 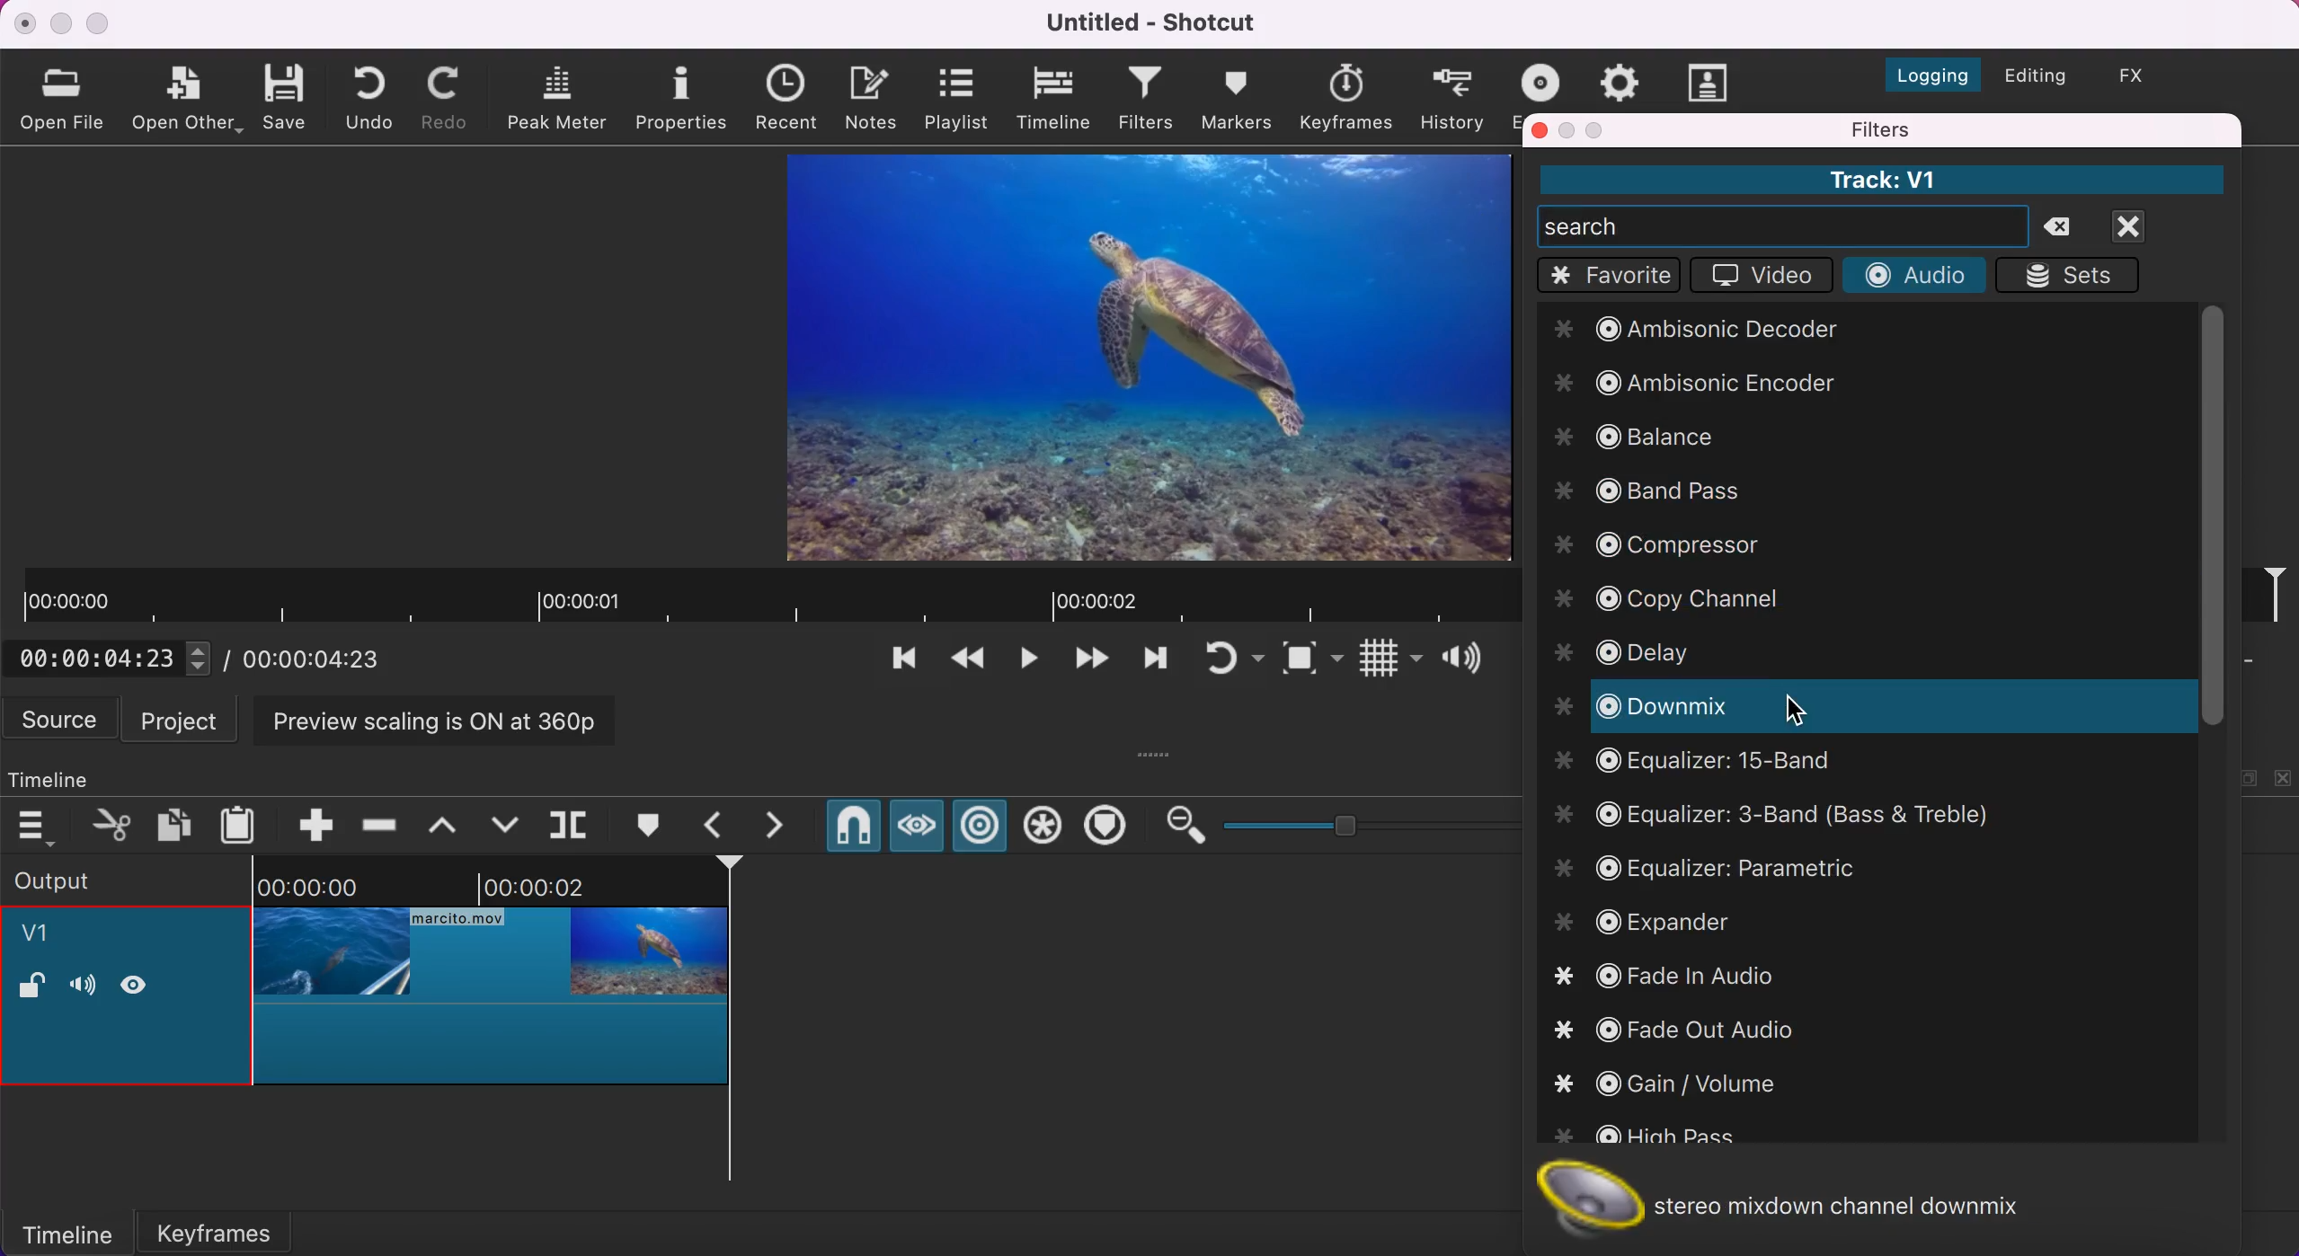 I want to click on snap, so click(x=852, y=829).